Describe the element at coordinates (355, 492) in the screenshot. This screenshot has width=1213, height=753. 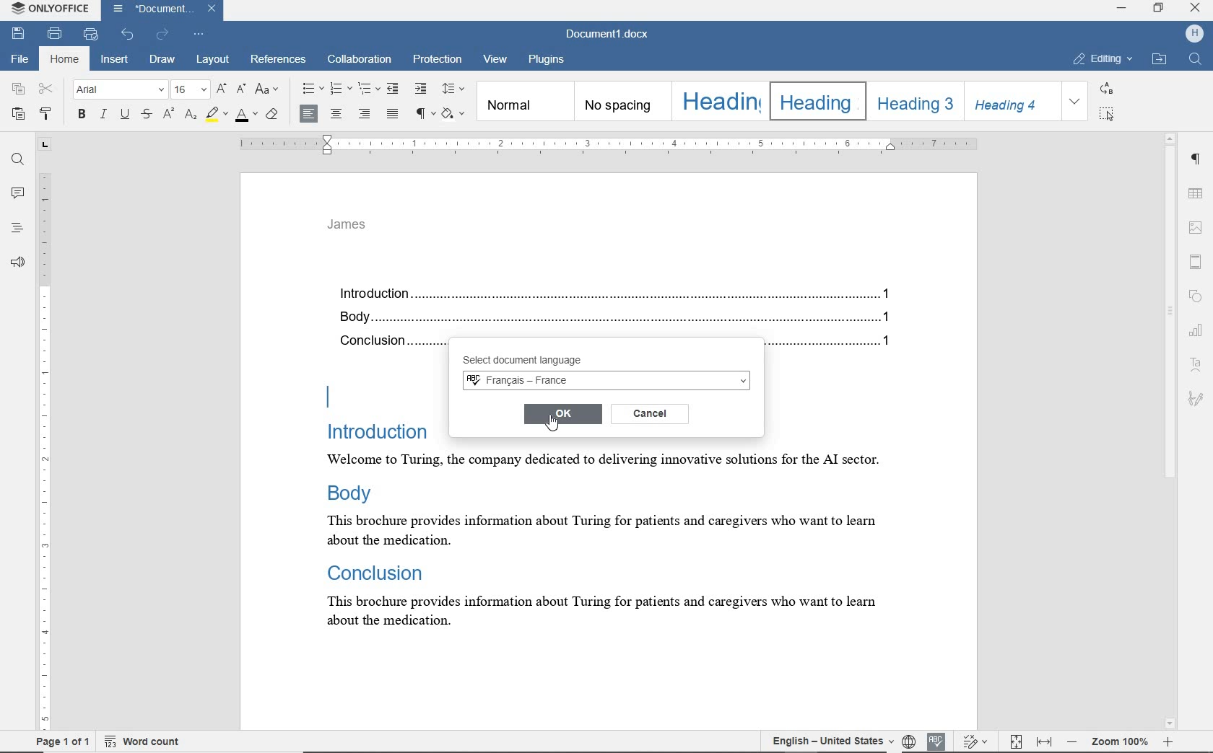
I see `body` at that location.